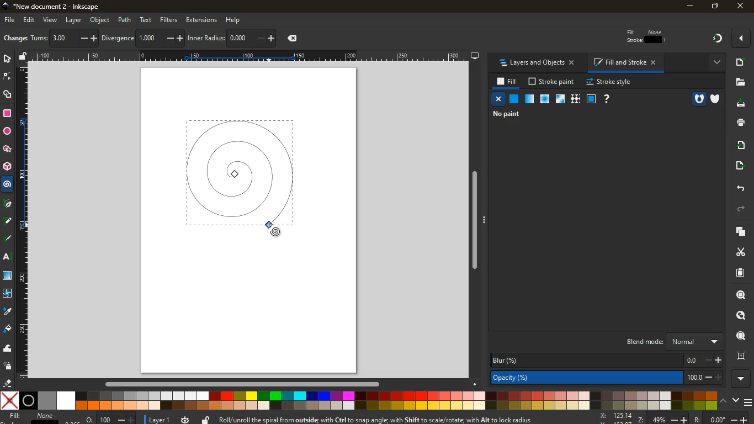 This screenshot has width=754, height=424. I want to click on file, so click(740, 83).